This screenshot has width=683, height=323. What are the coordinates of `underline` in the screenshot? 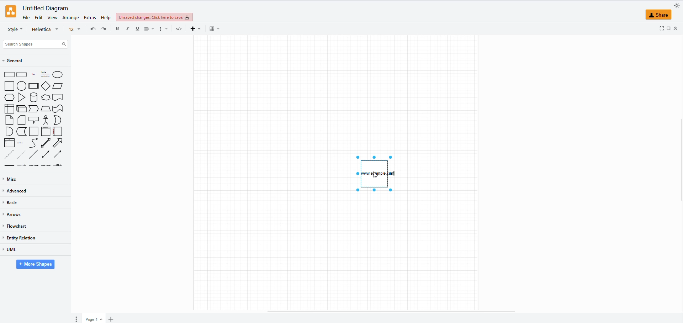 It's located at (138, 29).